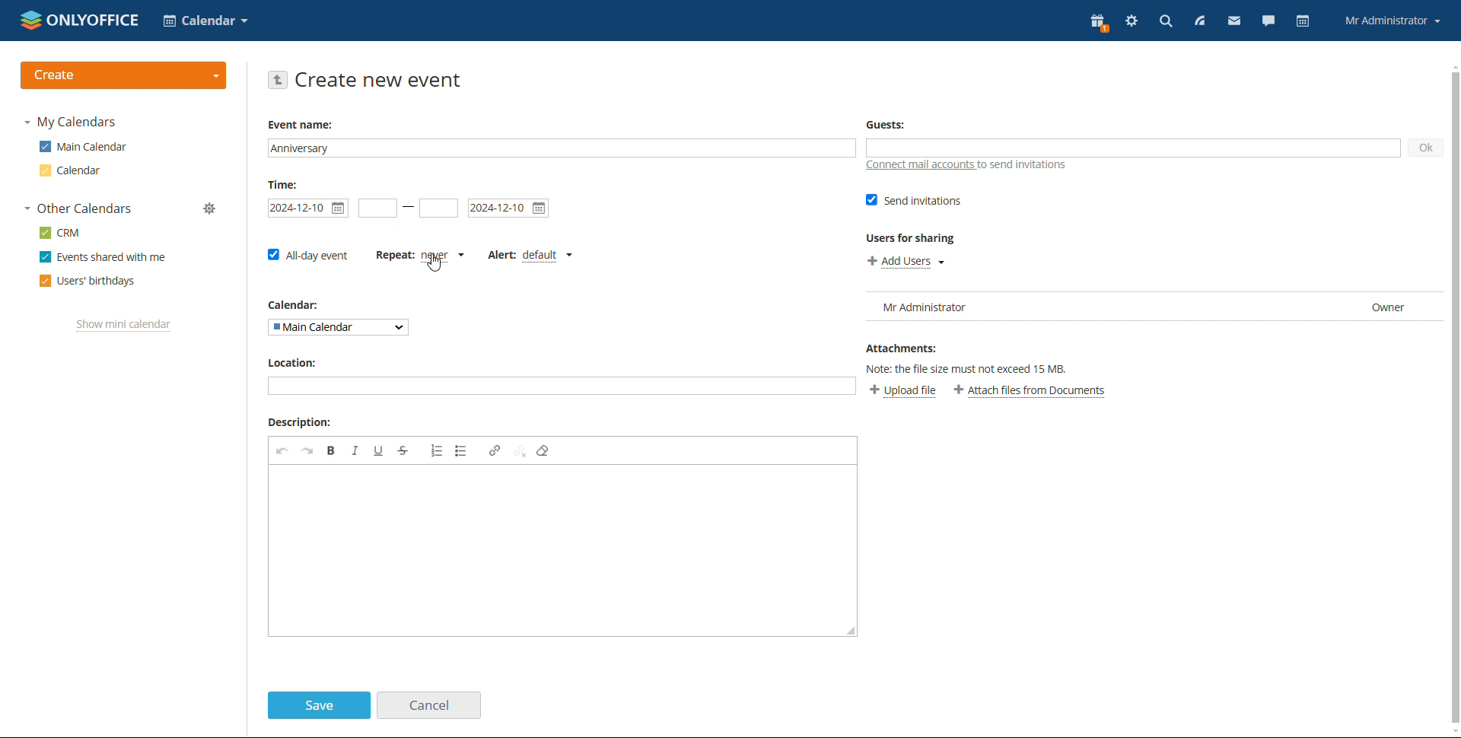 The width and height of the screenshot is (1461, 738). What do you see at coordinates (307, 450) in the screenshot?
I see `redo` at bounding box center [307, 450].